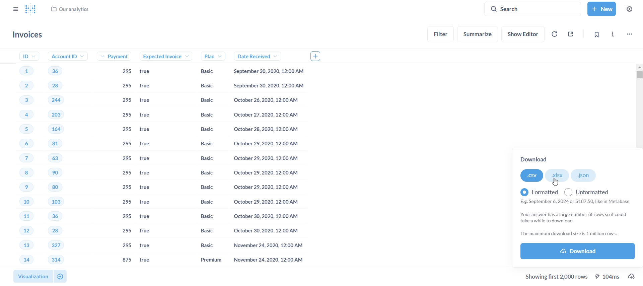 This screenshot has width=643, height=286. Describe the element at coordinates (30, 275) in the screenshot. I see `visualization` at that location.